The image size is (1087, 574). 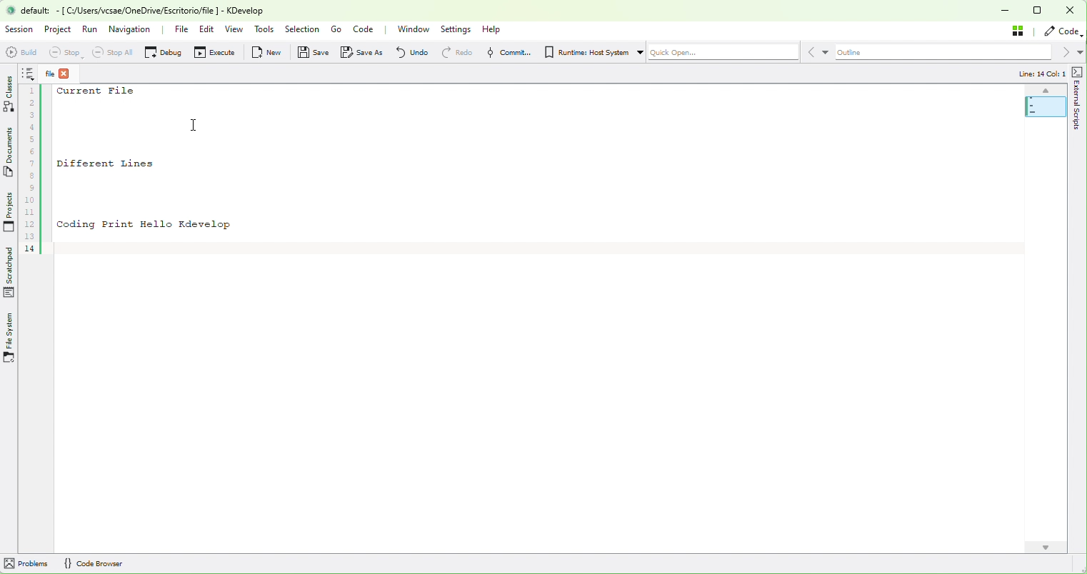 What do you see at coordinates (18, 51) in the screenshot?
I see `Build` at bounding box center [18, 51].